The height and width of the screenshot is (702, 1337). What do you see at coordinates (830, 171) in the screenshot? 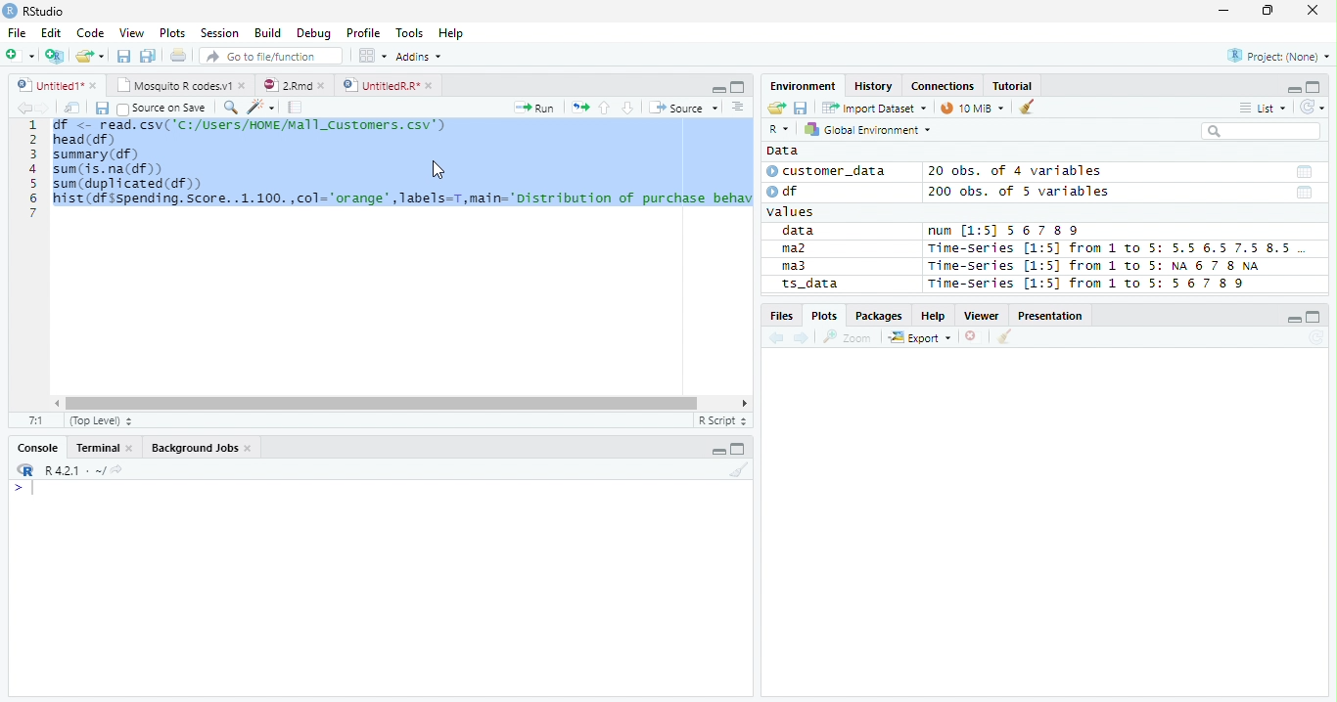
I see `customer_data` at bounding box center [830, 171].